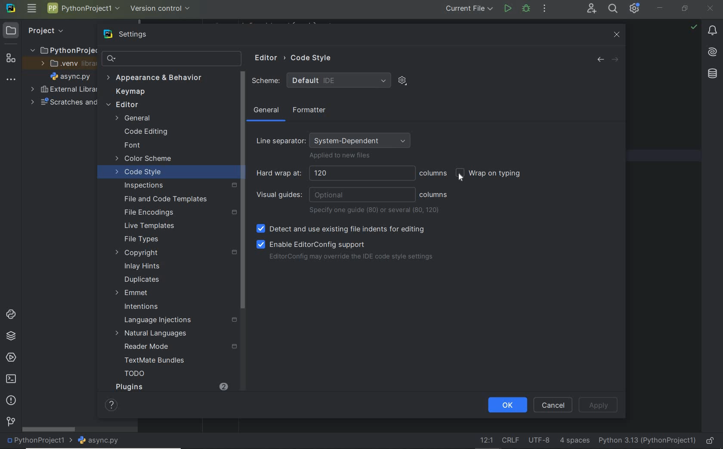  I want to click on OK, so click(507, 404).